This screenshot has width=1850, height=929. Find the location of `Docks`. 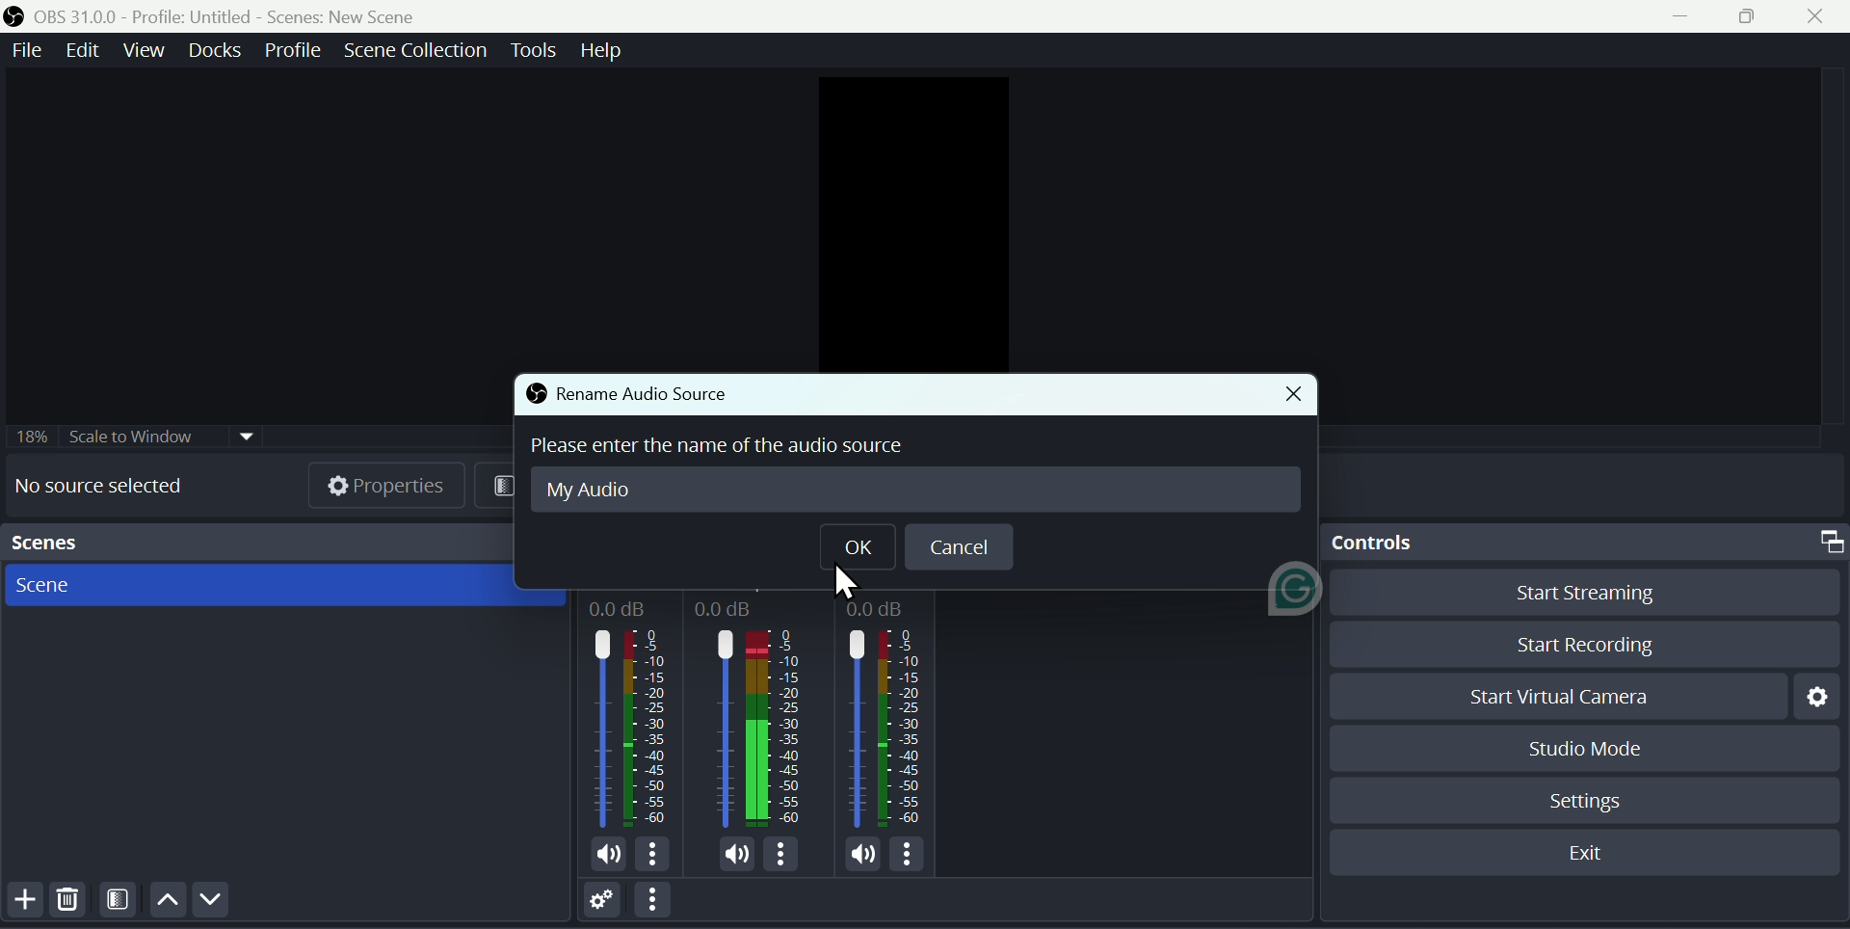

Docks is located at coordinates (212, 49).